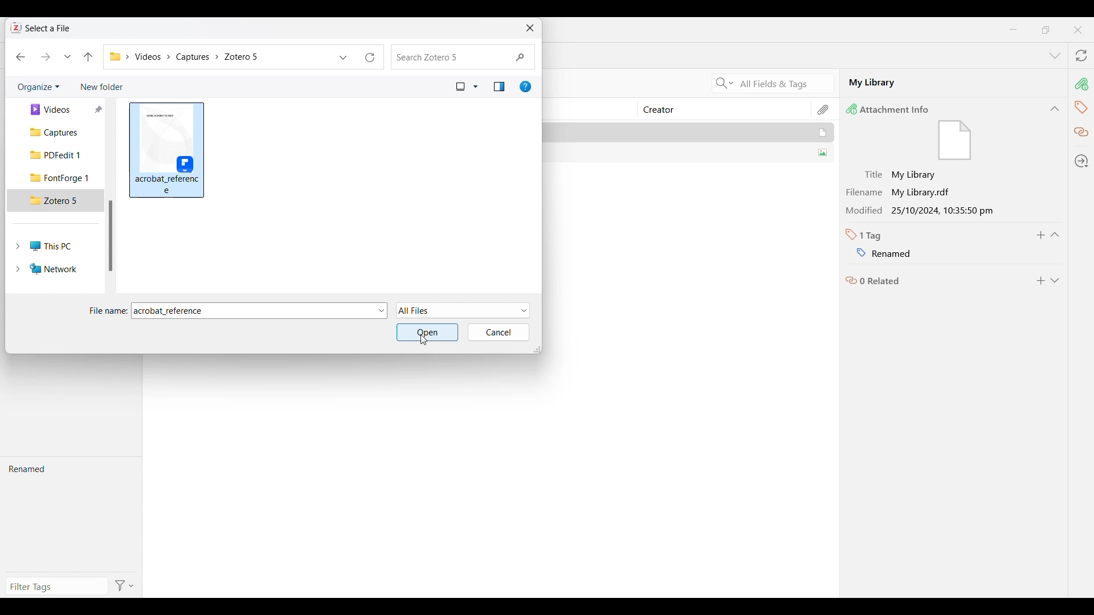 The height and width of the screenshot is (615, 1094). Describe the element at coordinates (72, 516) in the screenshot. I see `Renamed` at that location.